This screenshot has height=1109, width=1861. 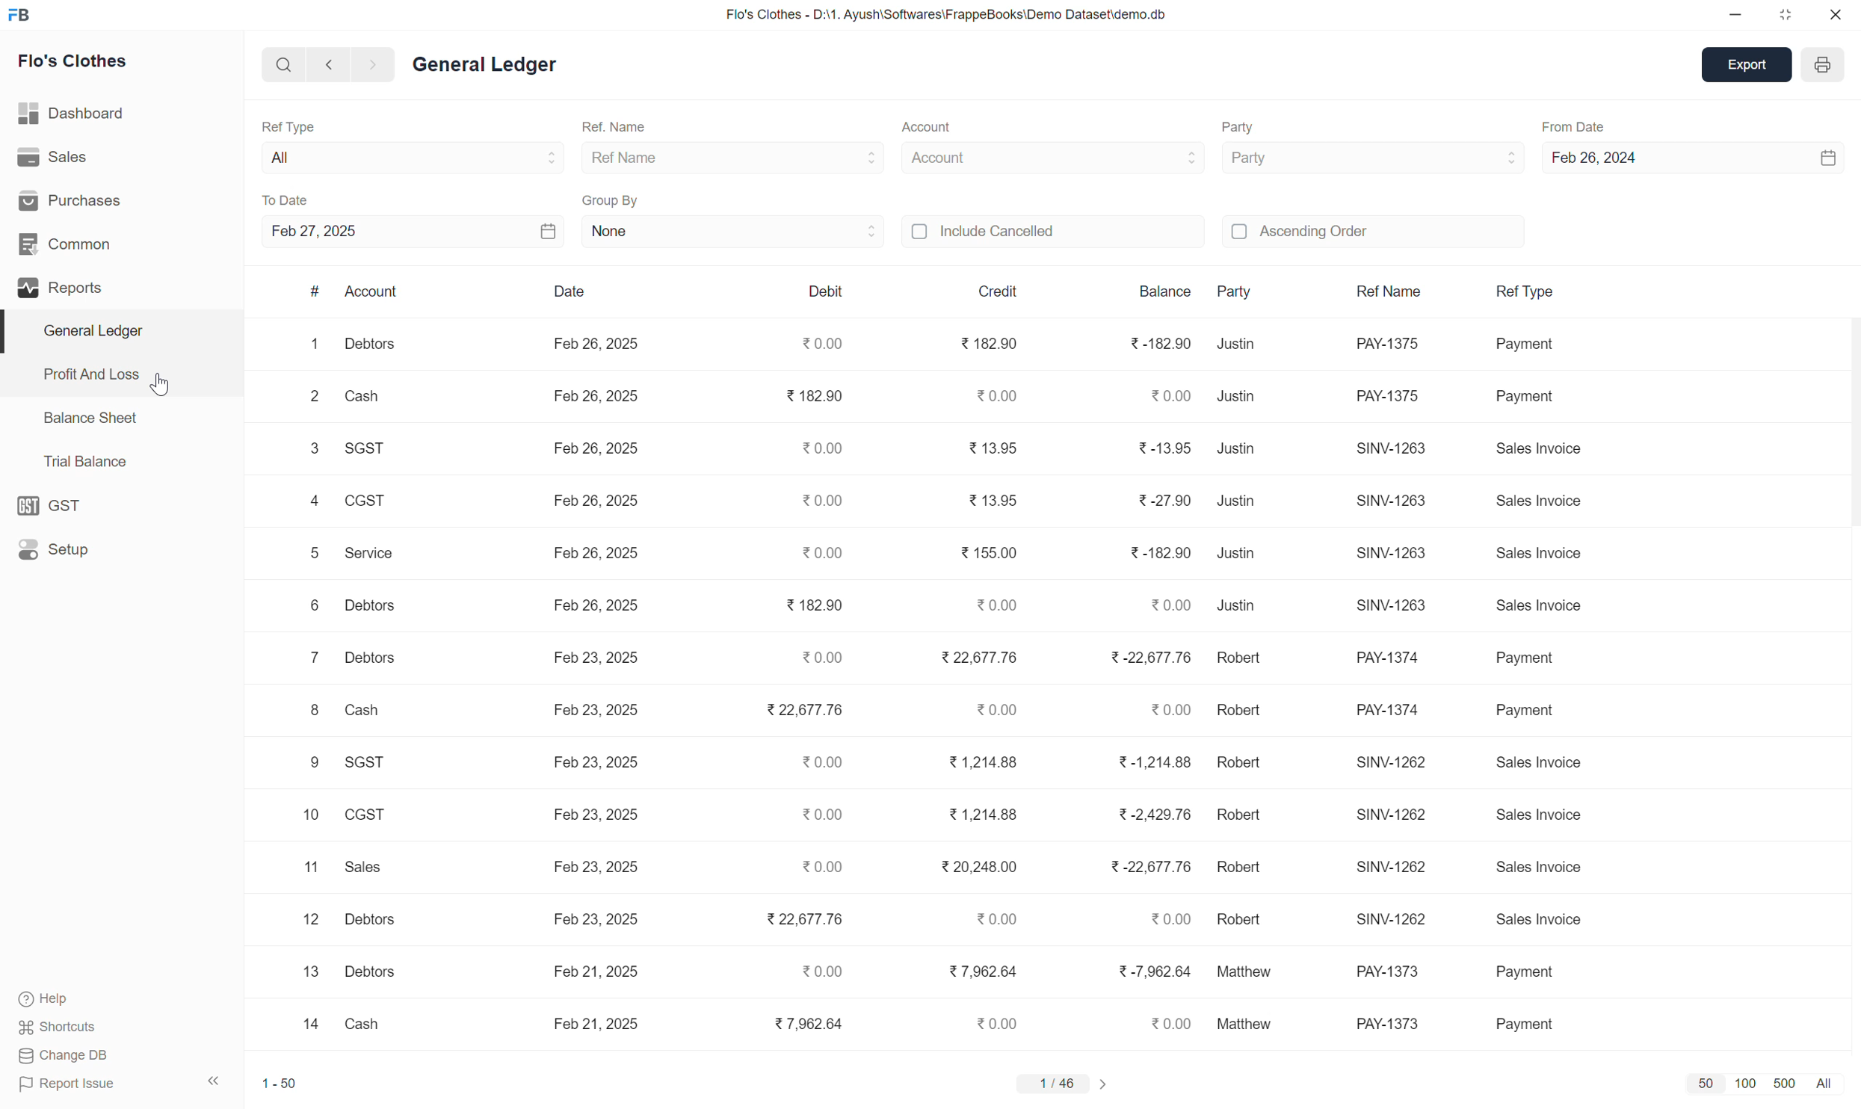 What do you see at coordinates (942, 124) in the screenshot?
I see `Account` at bounding box center [942, 124].